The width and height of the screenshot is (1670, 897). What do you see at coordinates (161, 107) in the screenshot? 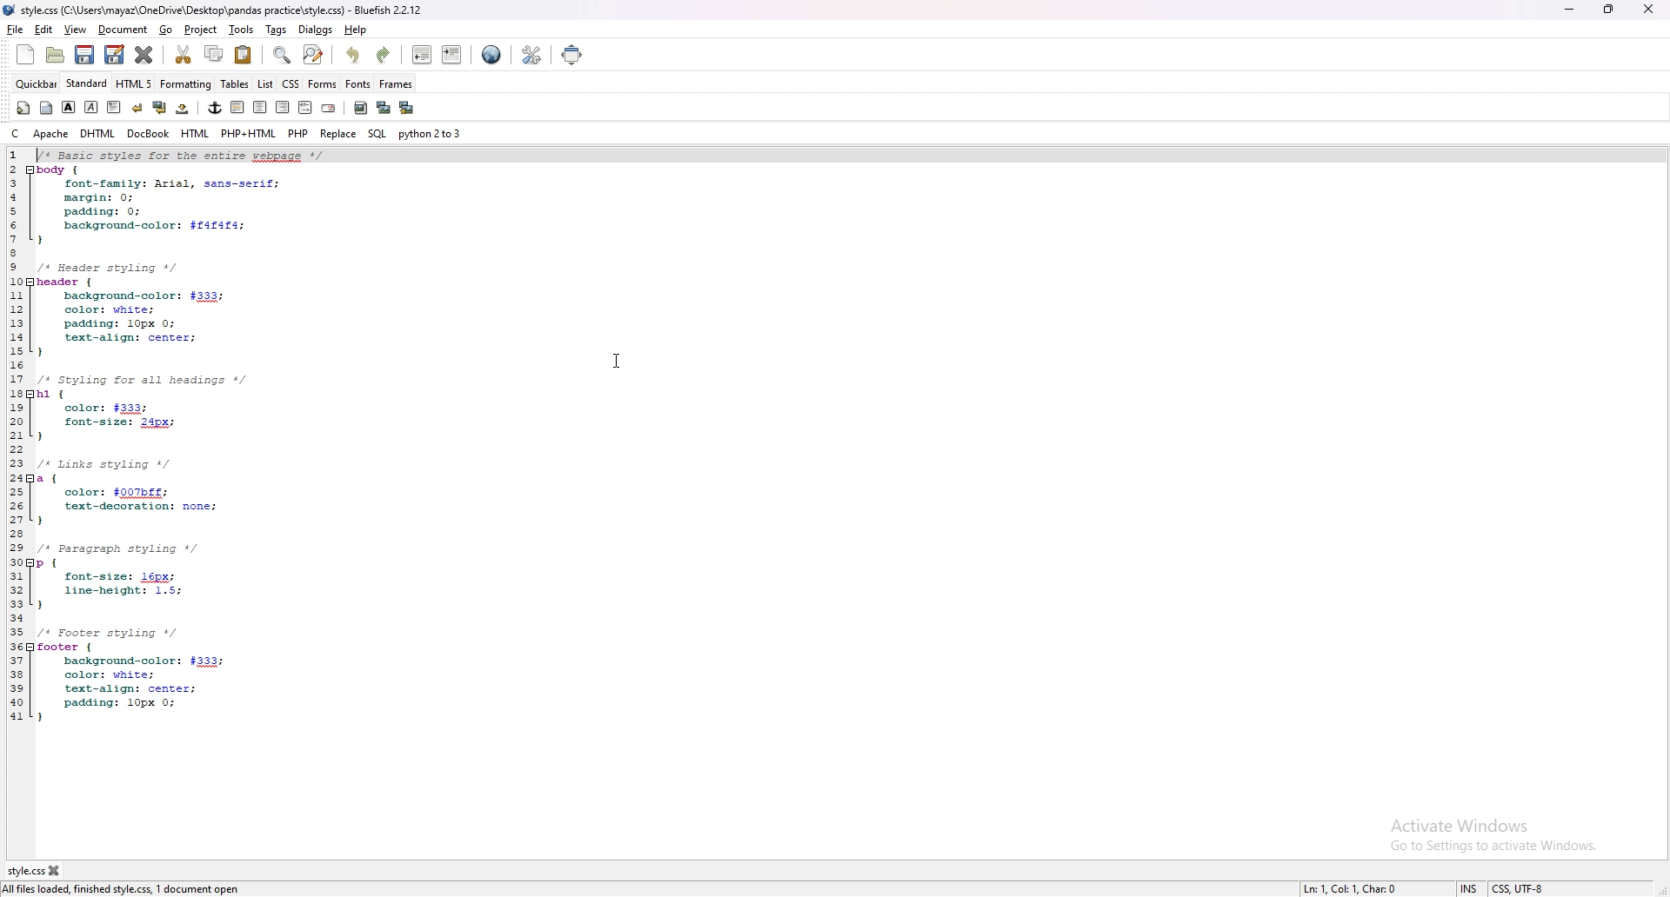
I see `break and clear` at bounding box center [161, 107].